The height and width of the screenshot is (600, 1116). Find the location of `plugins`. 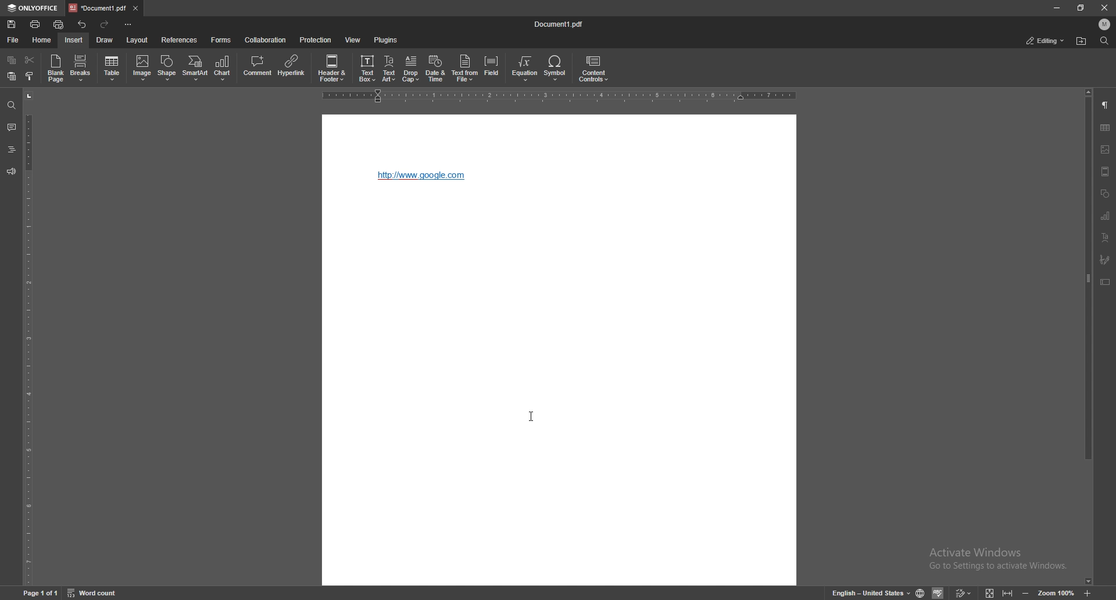

plugins is located at coordinates (385, 40).